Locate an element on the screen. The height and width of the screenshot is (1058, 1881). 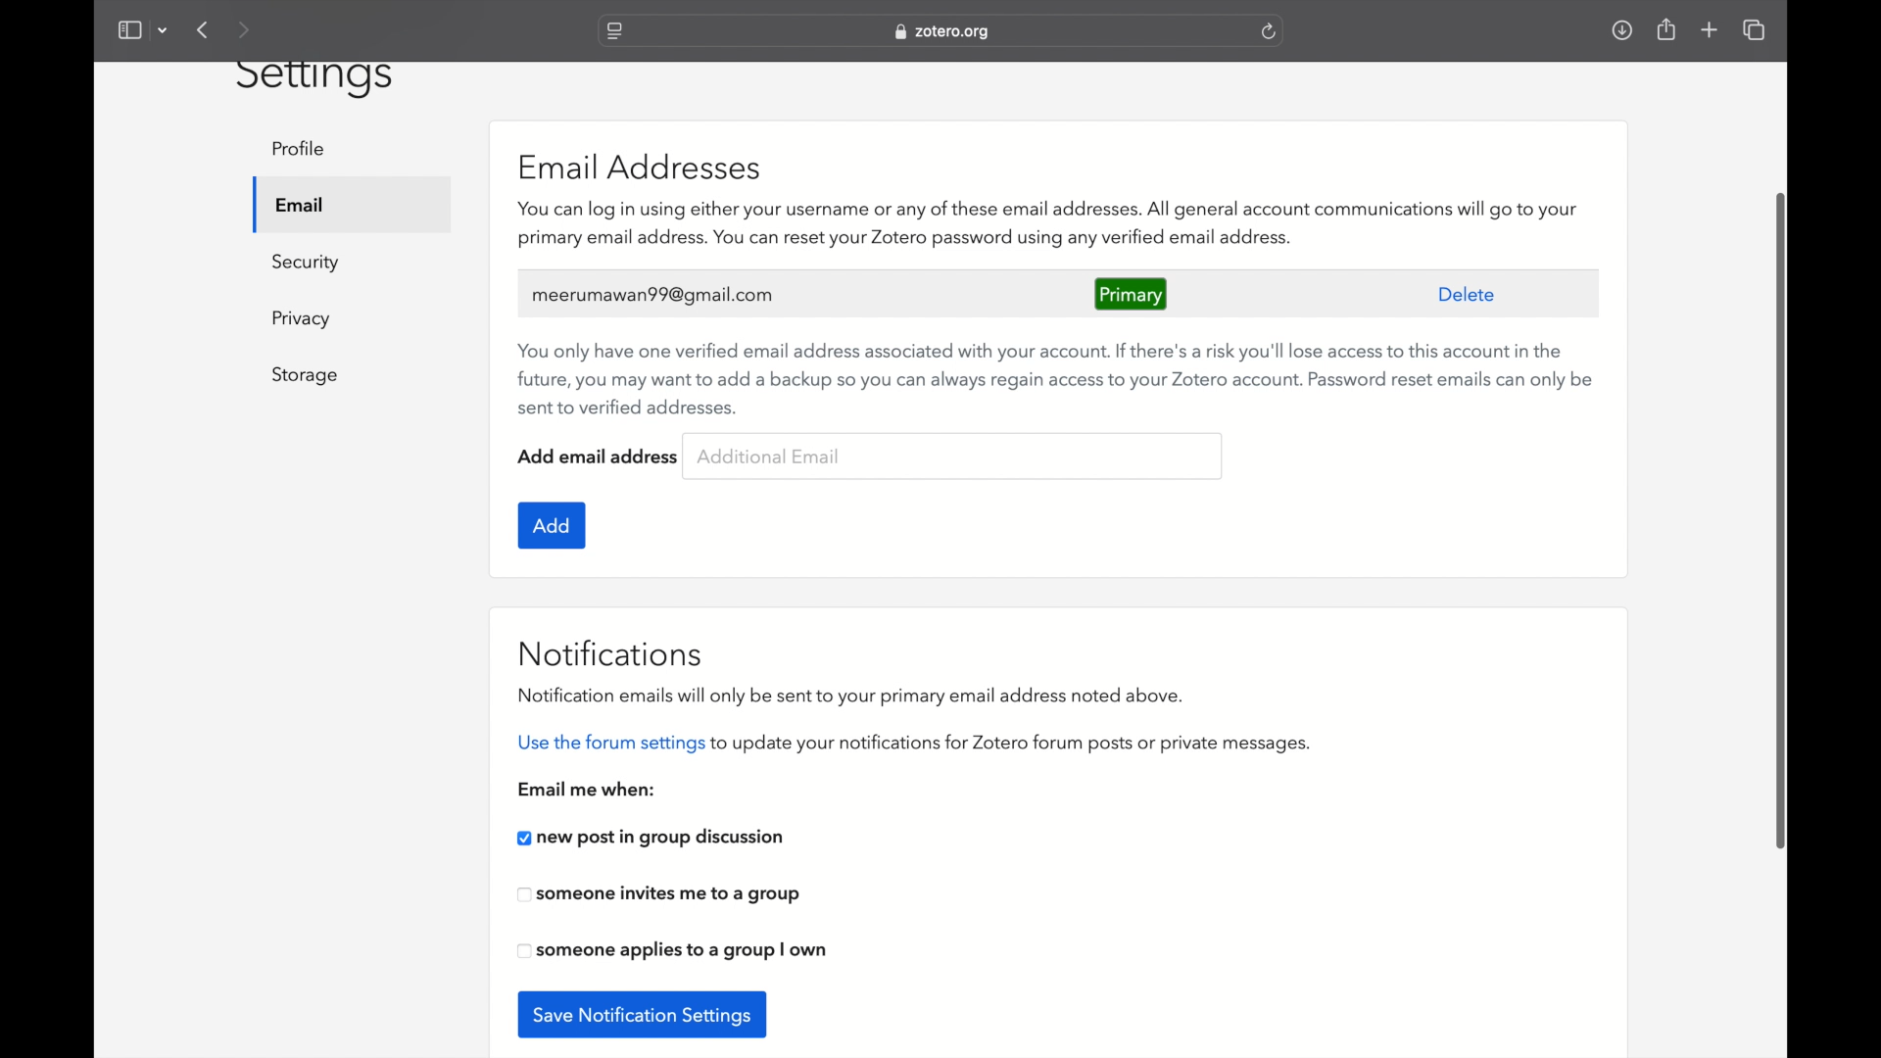
refresh is located at coordinates (1270, 31).